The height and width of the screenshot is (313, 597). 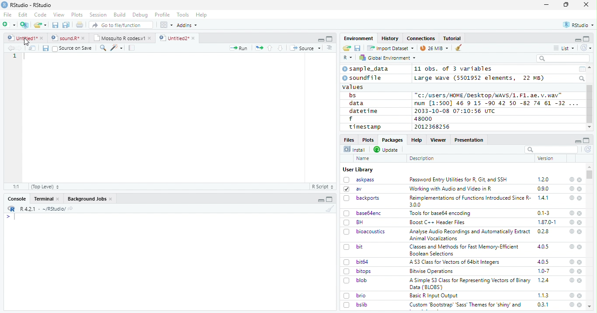 I want to click on Search, so click(x=583, y=78).